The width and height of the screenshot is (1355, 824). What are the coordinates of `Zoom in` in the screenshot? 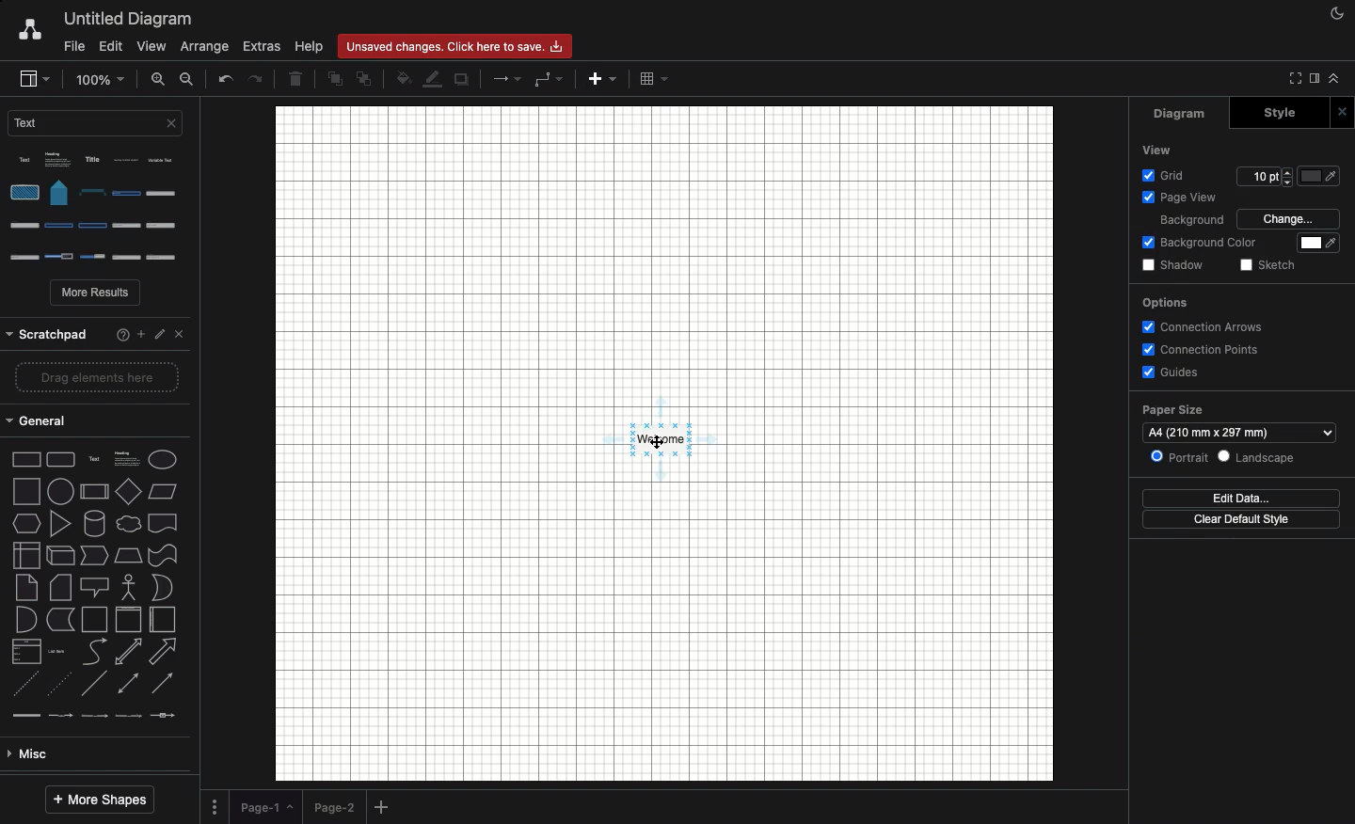 It's located at (159, 78).